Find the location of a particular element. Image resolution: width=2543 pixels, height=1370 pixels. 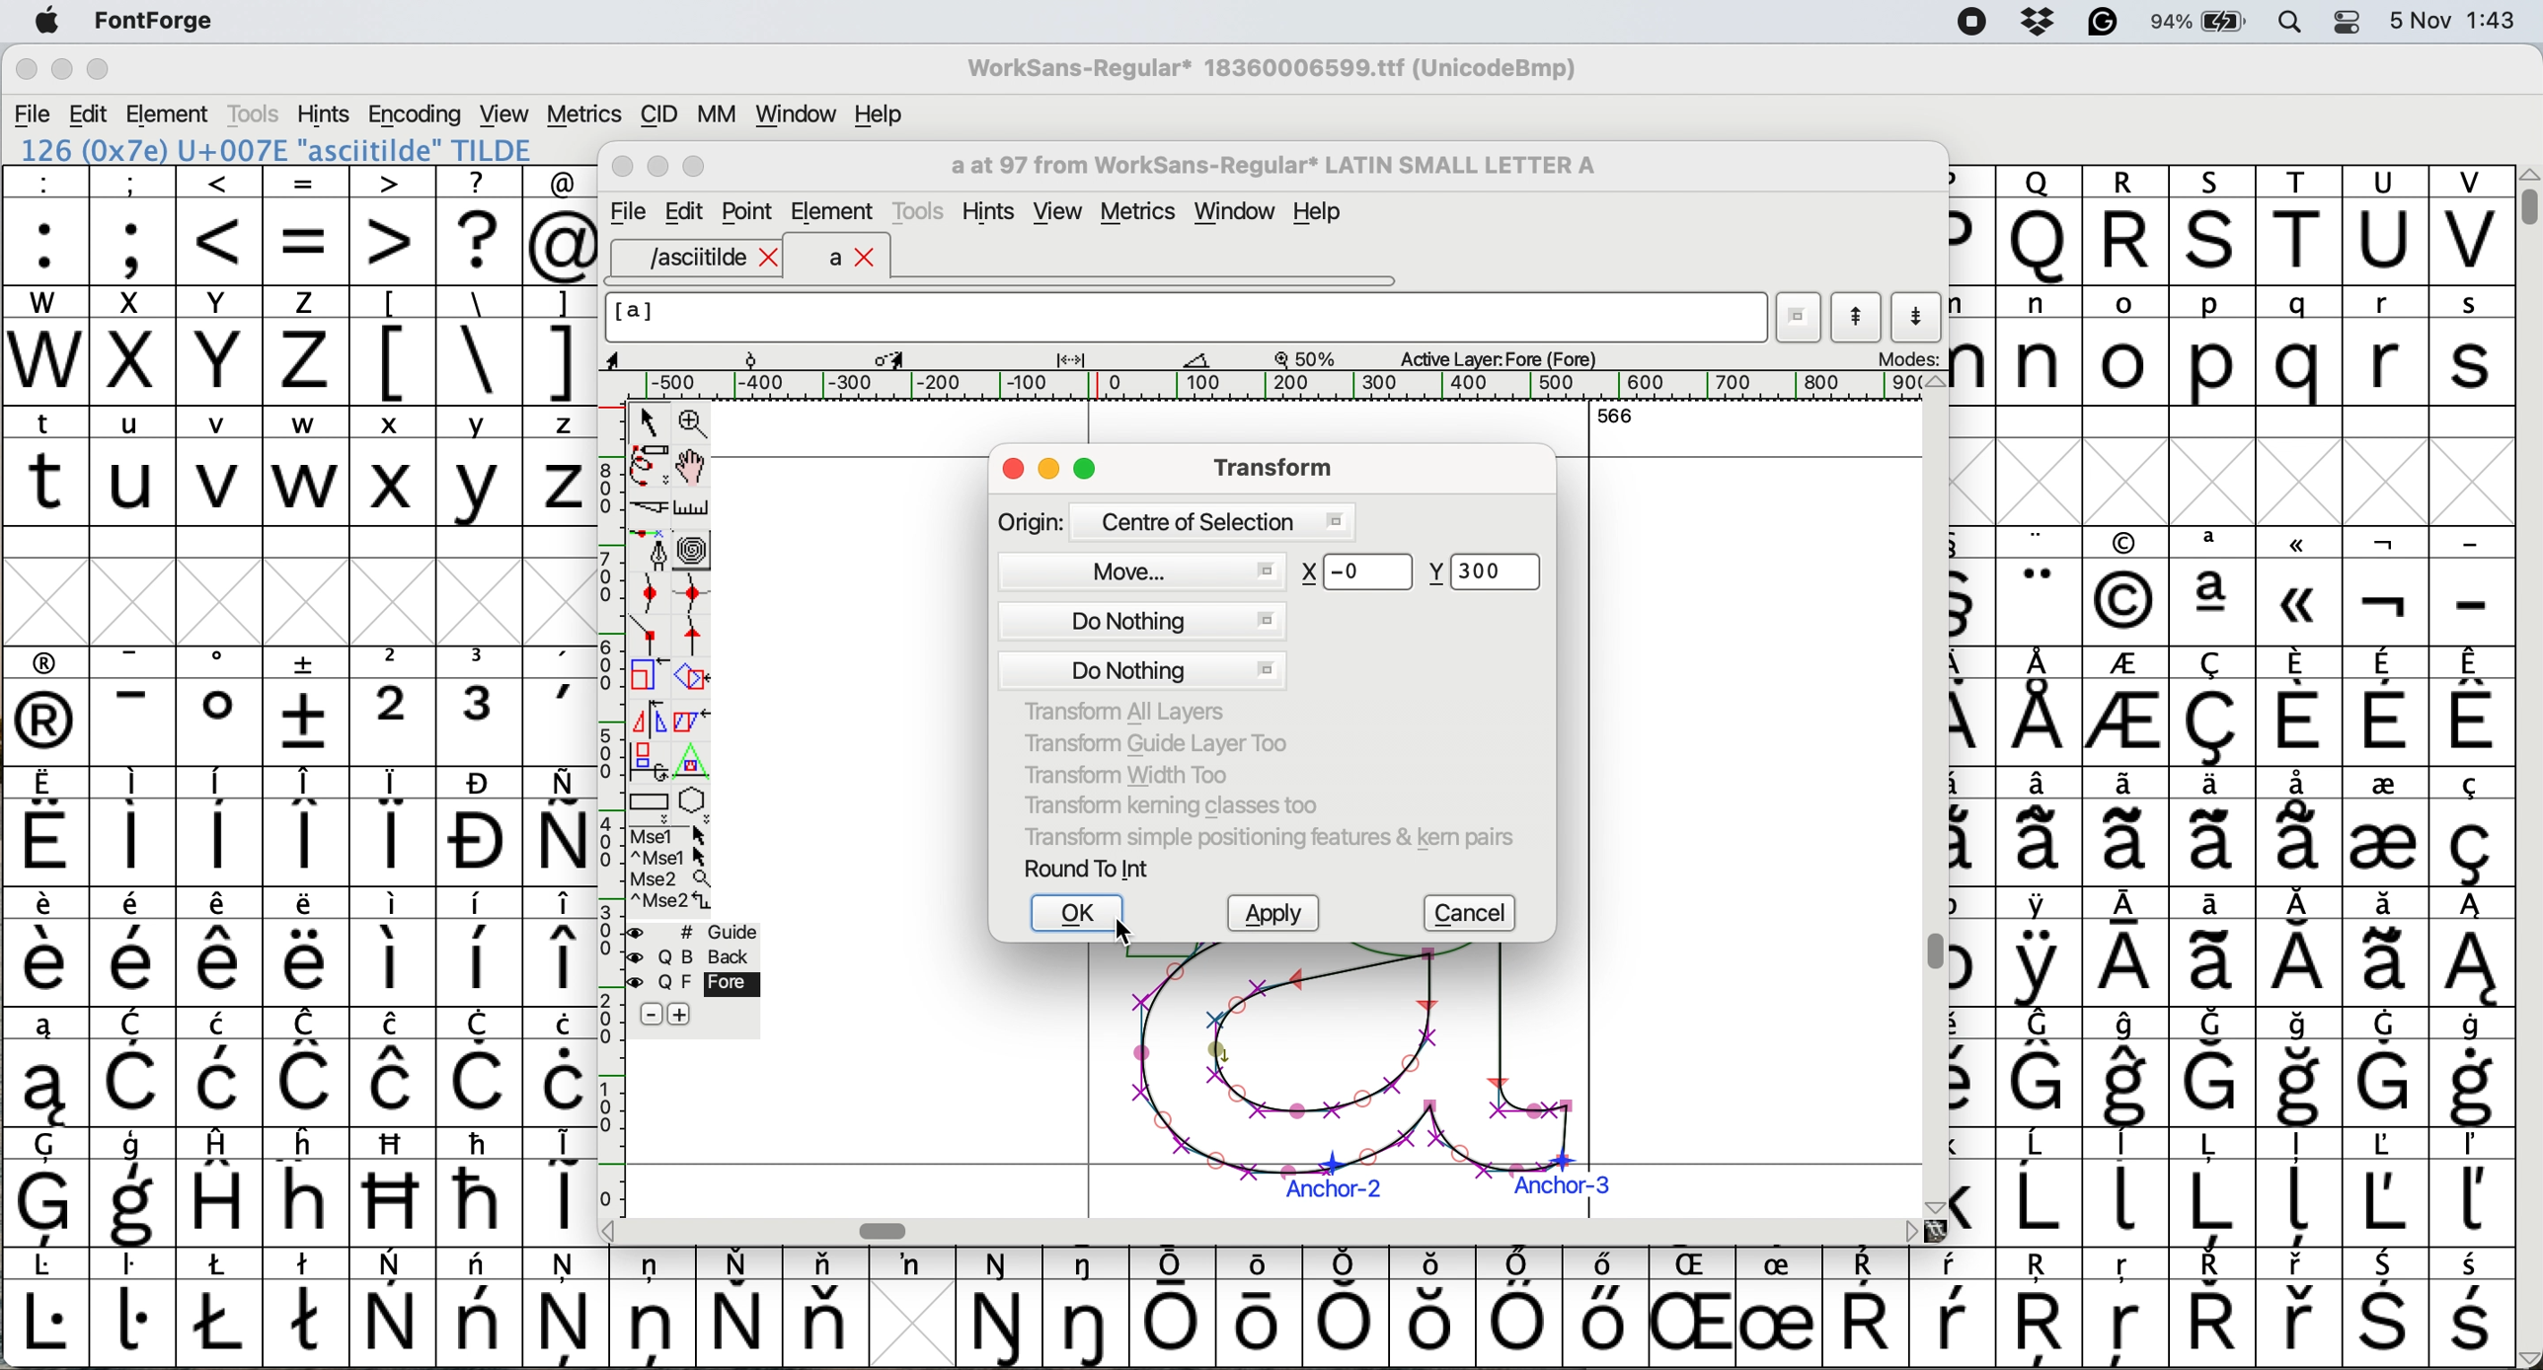

tranform width too is located at coordinates (1137, 772).